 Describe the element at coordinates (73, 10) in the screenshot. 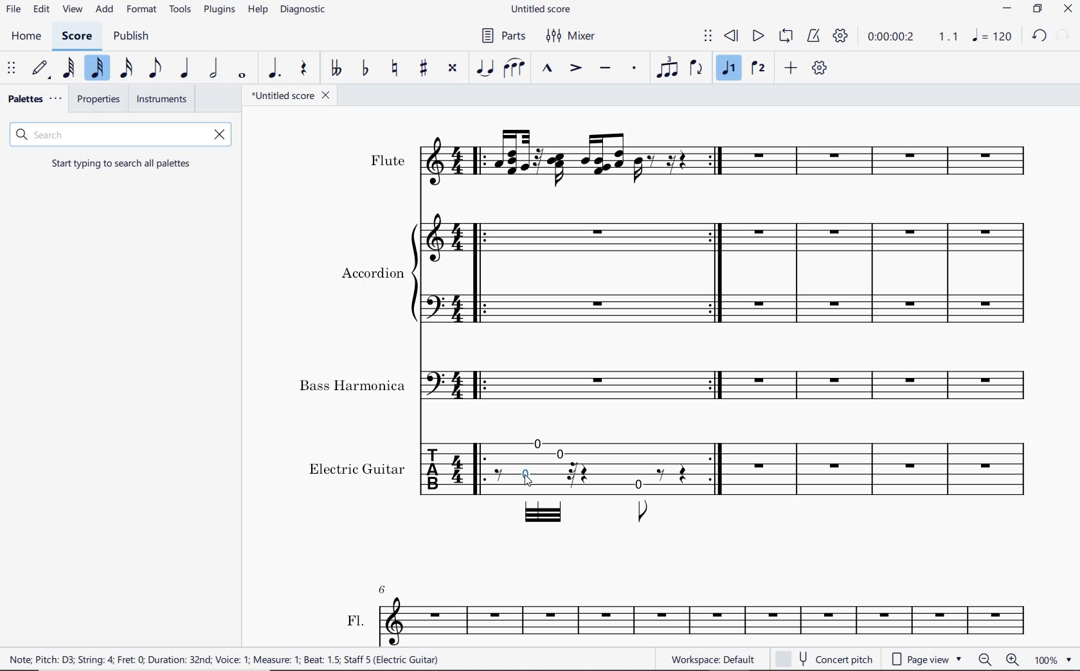

I see `view` at that location.